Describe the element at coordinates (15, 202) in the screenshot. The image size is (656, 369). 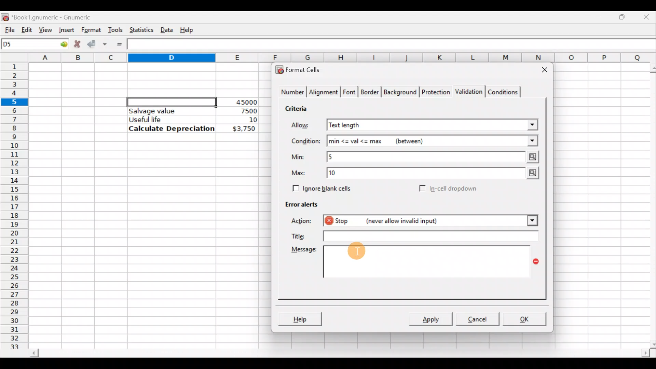
I see `Rows` at that location.